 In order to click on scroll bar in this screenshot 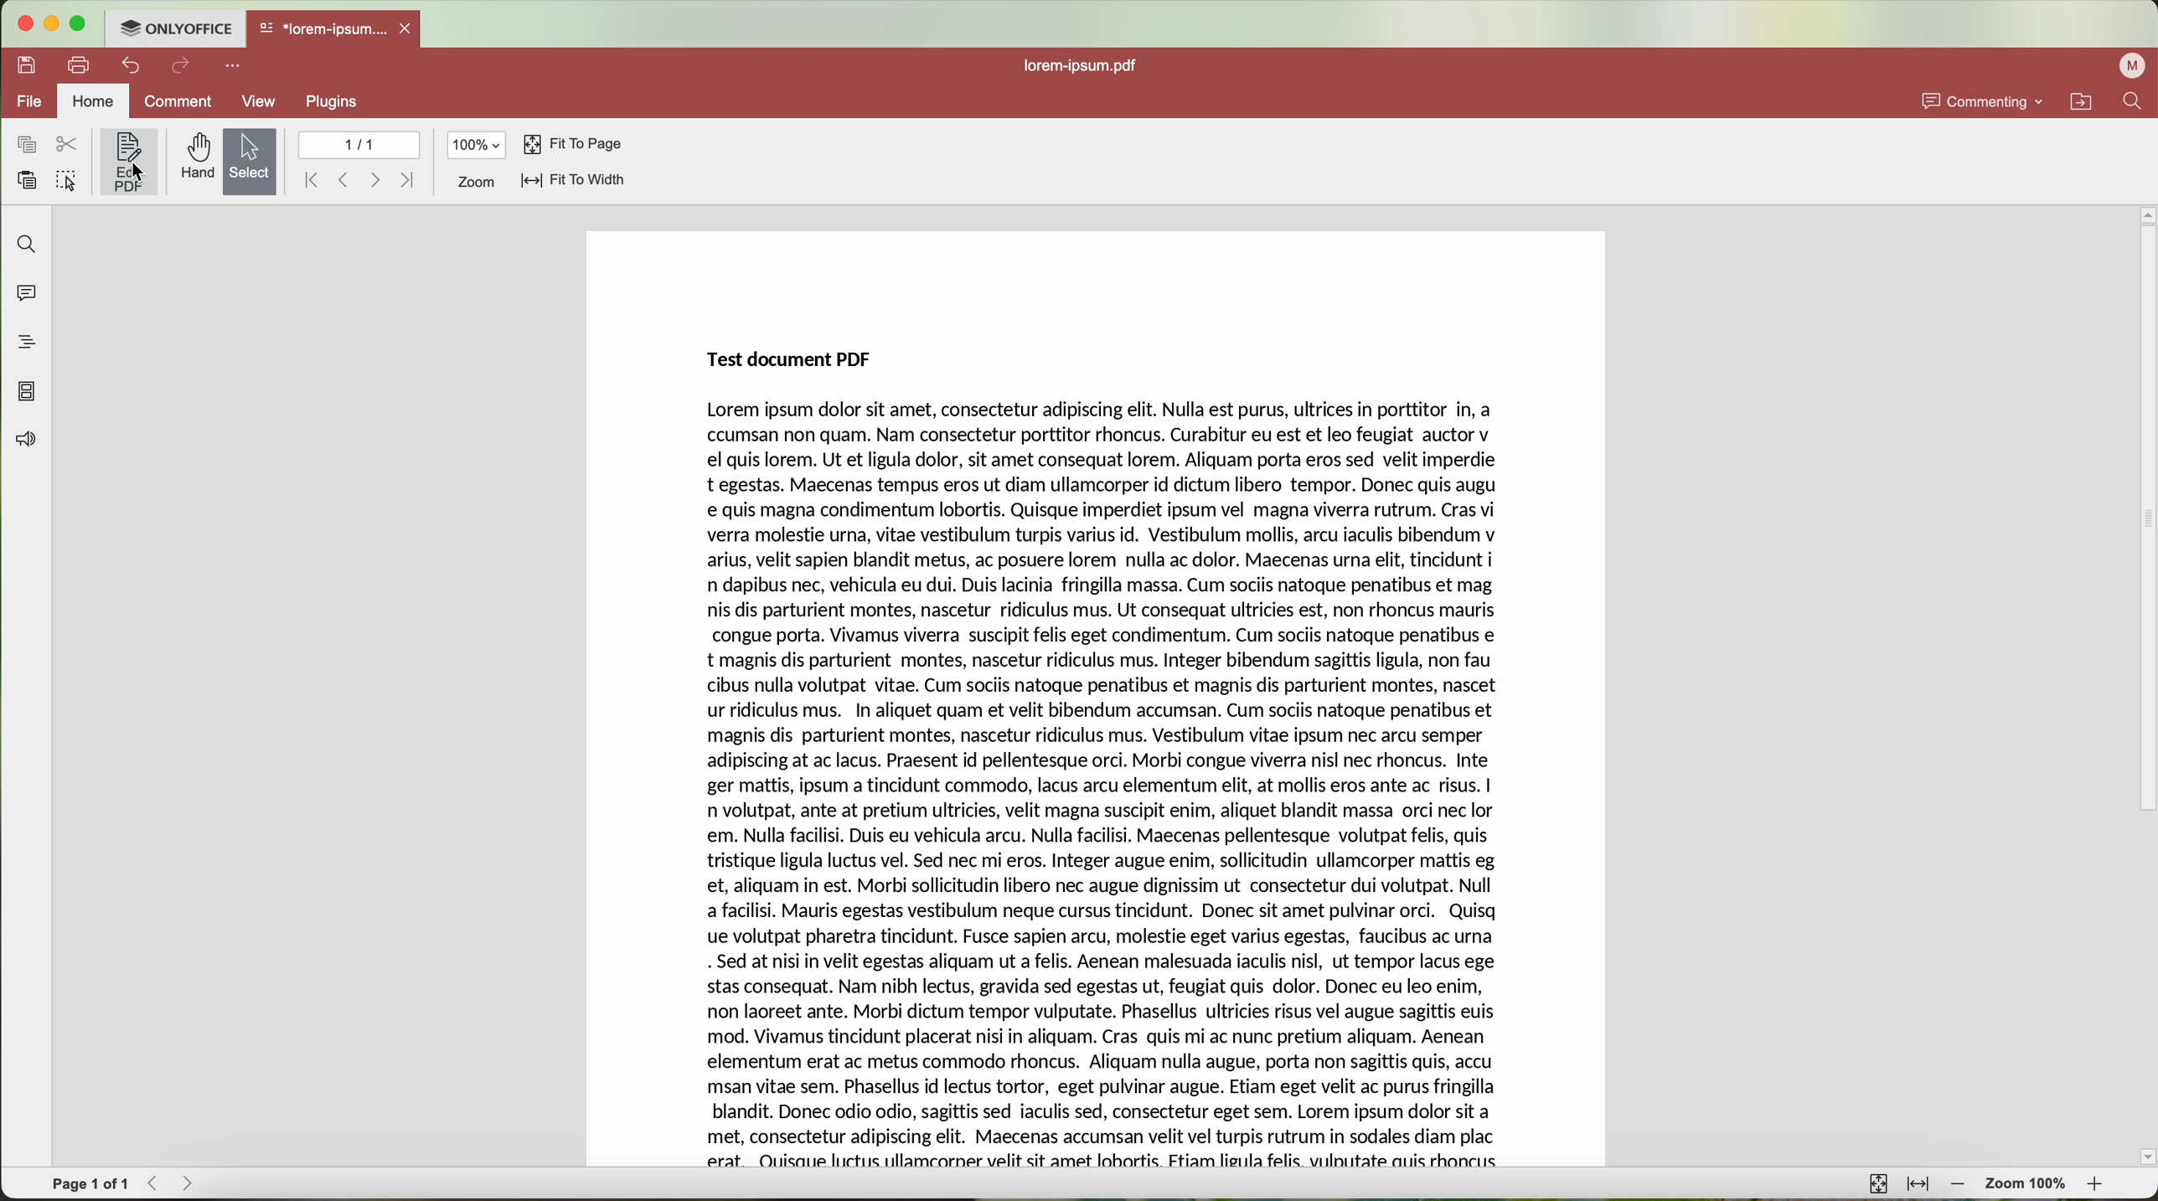, I will do `click(2145, 686)`.